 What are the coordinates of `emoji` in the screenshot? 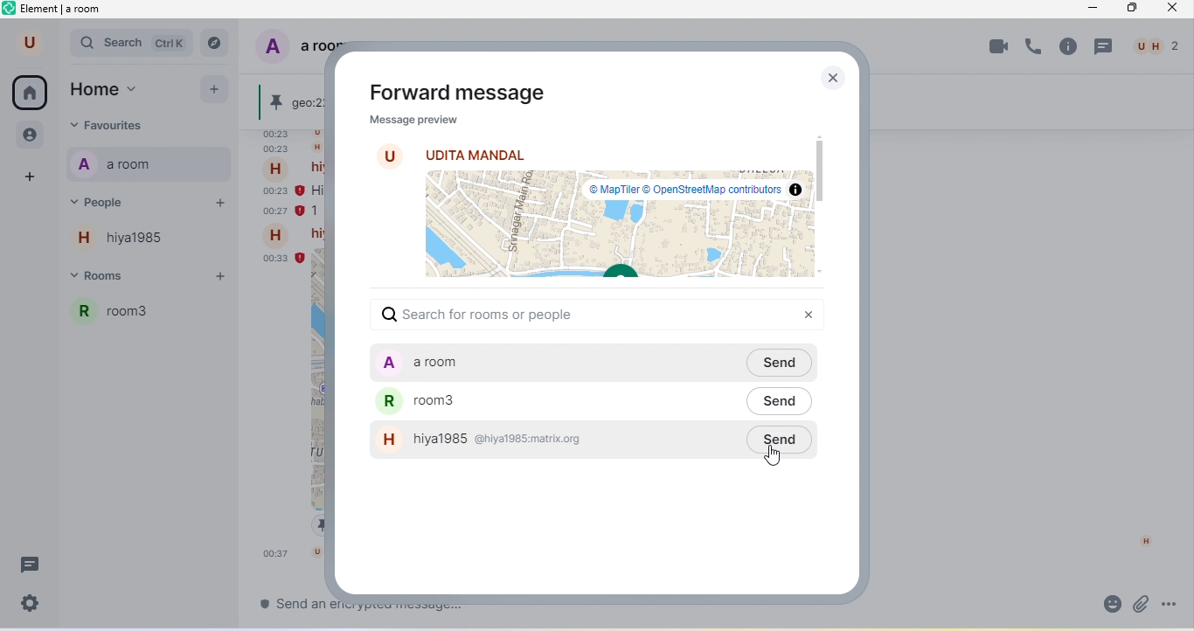 It's located at (1107, 605).